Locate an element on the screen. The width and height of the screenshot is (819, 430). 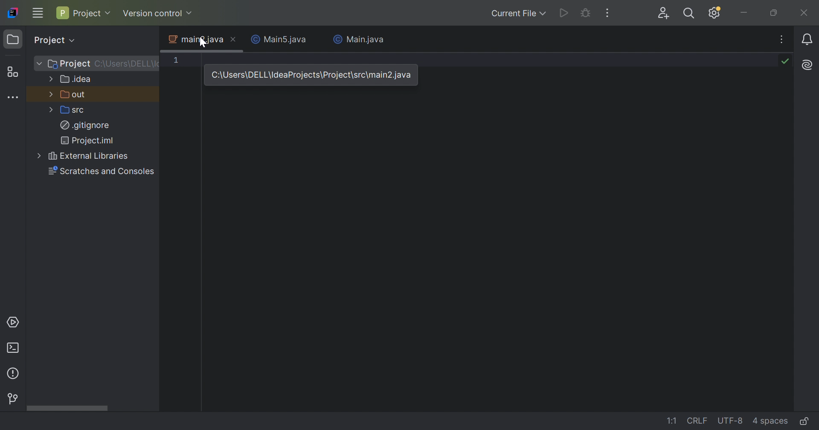
IntelliJ IDEA icon is located at coordinates (12, 12).